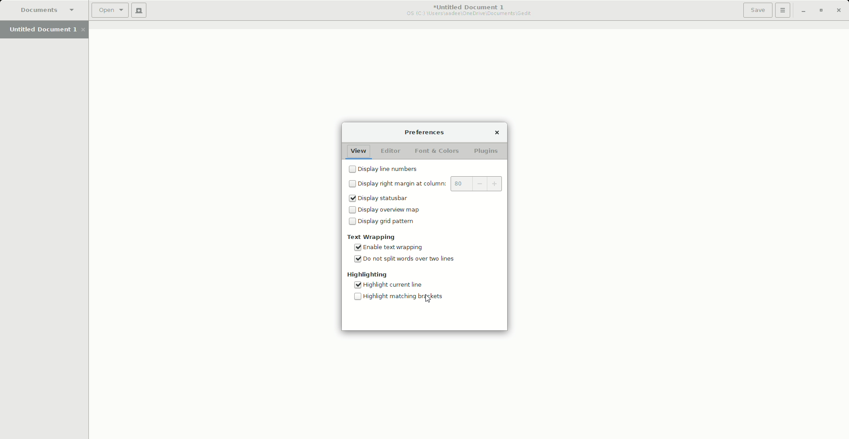 This screenshot has width=849, height=439. Describe the element at coordinates (382, 198) in the screenshot. I see `Statusbar` at that location.